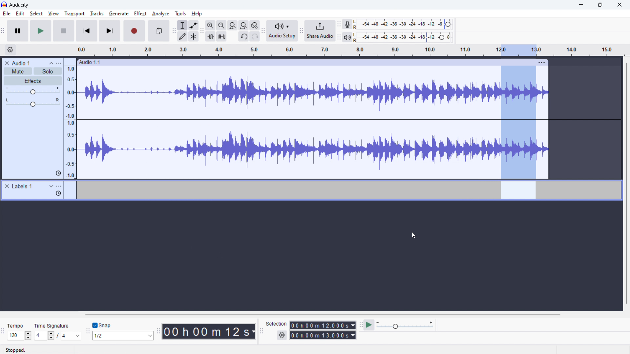 The width and height of the screenshot is (630, 354). Describe the element at coordinates (53, 13) in the screenshot. I see `view` at that location.